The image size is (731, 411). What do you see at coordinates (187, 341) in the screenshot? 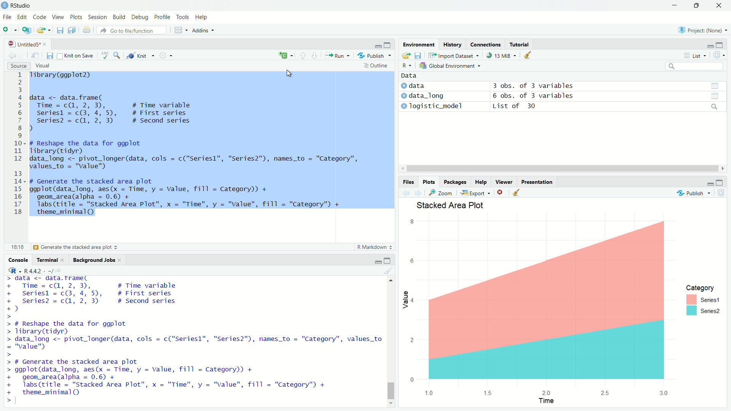
I see `>

>

> # Fit logistic regression model

> logistic_model <- gIm(Y ~ X, data = data, family = binomial)

warning message:

glm. fit: fitted probabilities numerically 0 or 1 occurred

>

> # Generate the logistic regression curve

> ggplot(data, aes(x = X, y = Y)) +

+ geom_point(size = 3, color = "blue") +

+ geom_smooth(method = "gIm", method.args = list(family = "binomial"), color = "red") +
+ labs(title = "Logistic Regression Curve", x = "Predictor (X)", y = "Outcome (Y)") +
+ theme_minimal()

“geom_smooth()" using formula = 'y ~ x'

warning message:

glm.fit: fitted probabilities numerically 0 or 1 occurred

< |` at bounding box center [187, 341].